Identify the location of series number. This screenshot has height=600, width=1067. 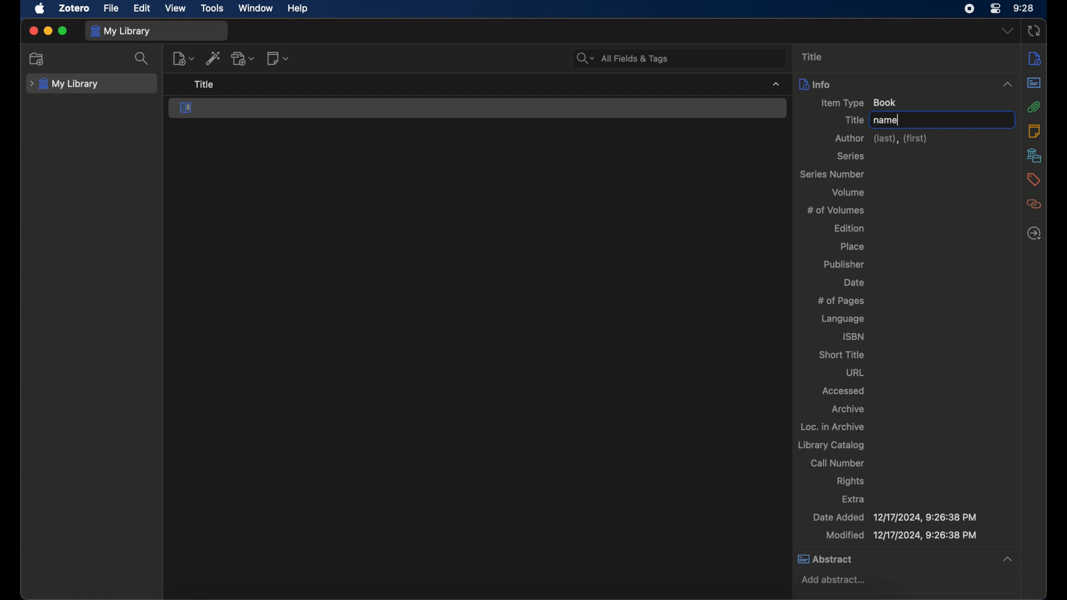
(832, 174).